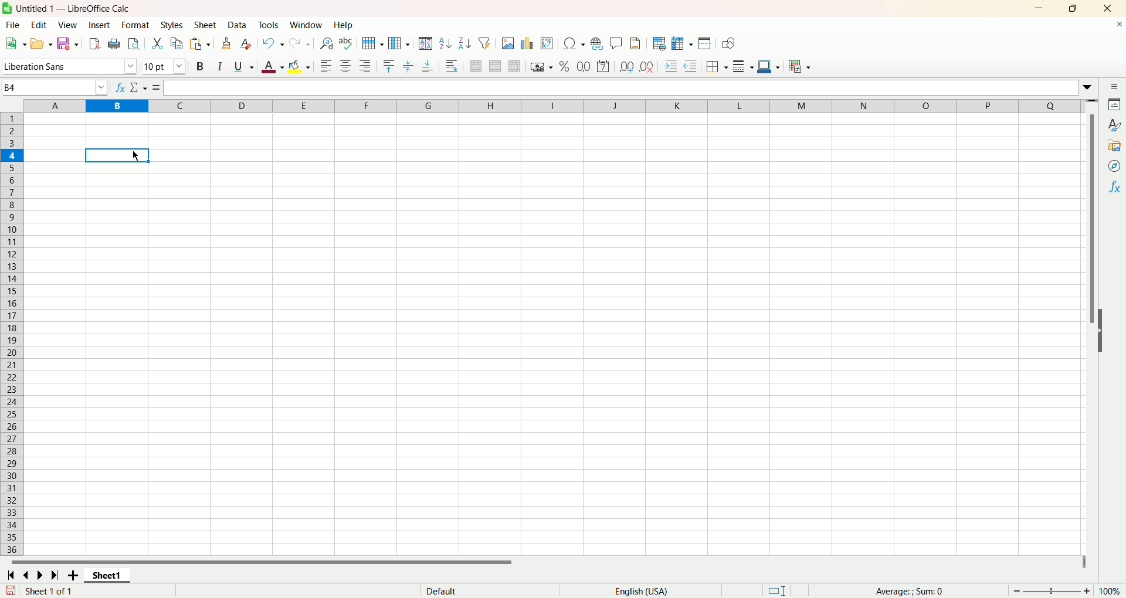  What do you see at coordinates (425, 43) in the screenshot?
I see `sort` at bounding box center [425, 43].